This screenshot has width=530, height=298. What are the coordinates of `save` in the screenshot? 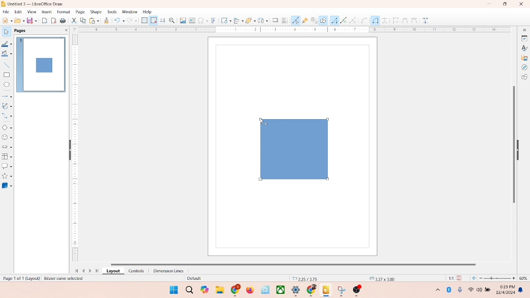 It's located at (460, 278).